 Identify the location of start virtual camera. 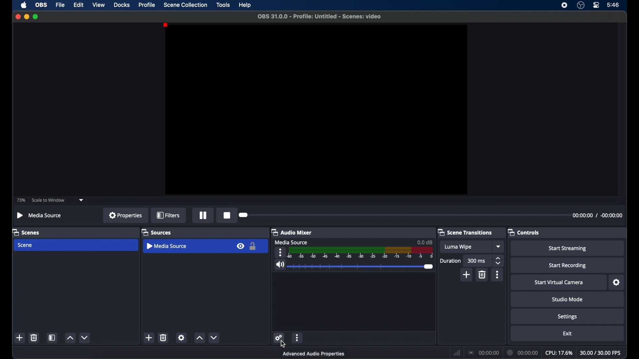
(559, 283).